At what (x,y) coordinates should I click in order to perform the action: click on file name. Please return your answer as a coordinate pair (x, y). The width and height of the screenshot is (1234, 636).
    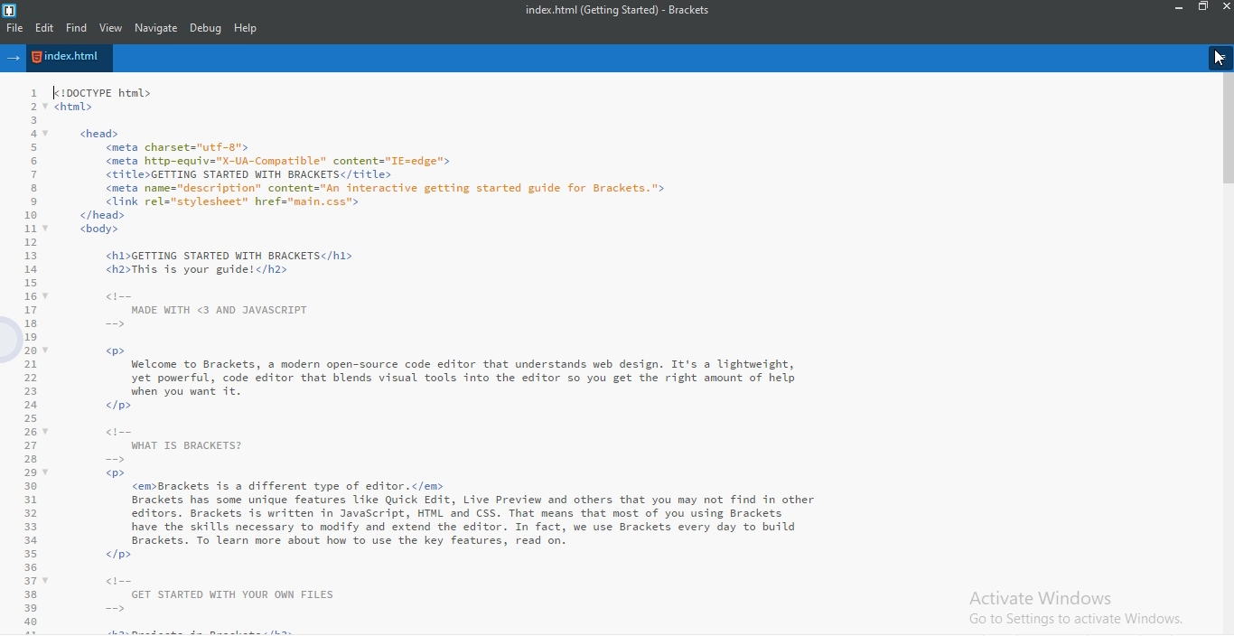
    Looking at the image, I should click on (70, 57).